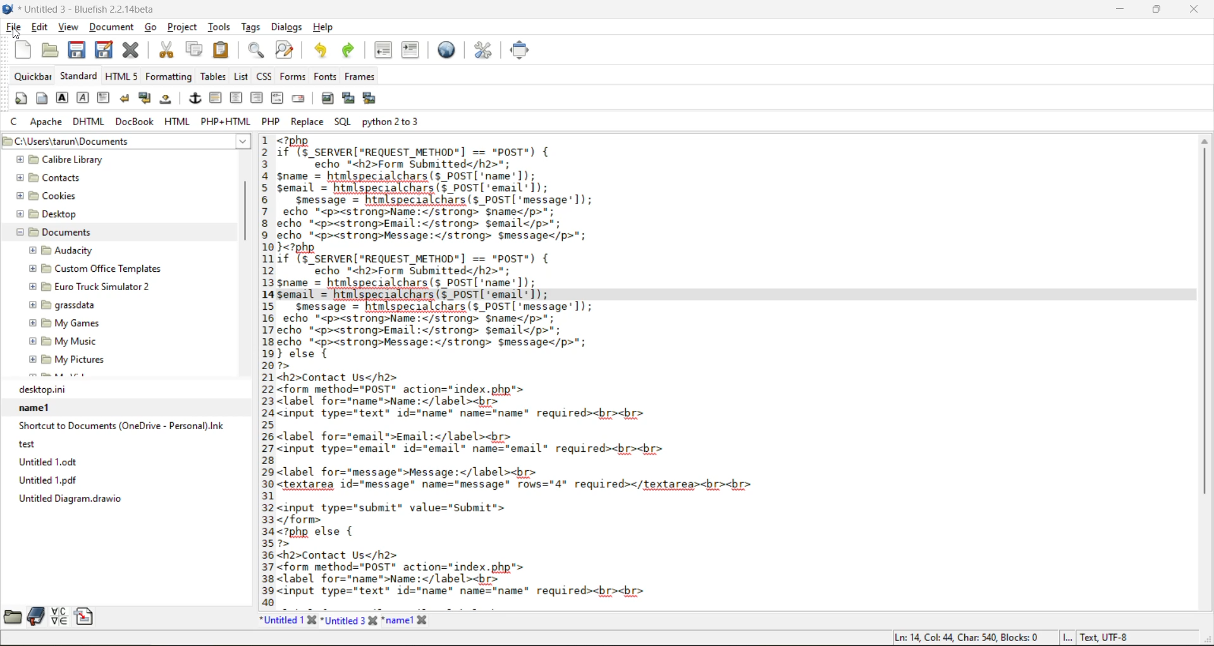 Image resolution: width=1214 pixels, height=646 pixels. What do you see at coordinates (20, 50) in the screenshot?
I see `new` at bounding box center [20, 50].